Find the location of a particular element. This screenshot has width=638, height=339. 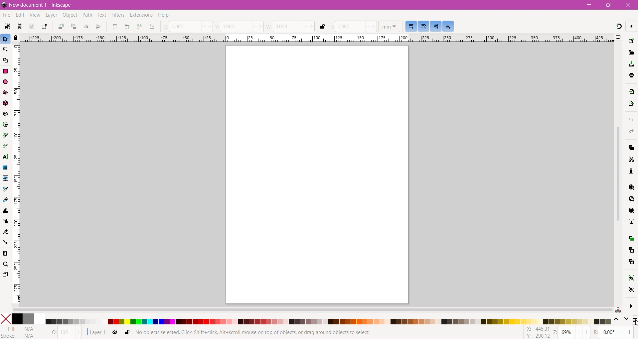

Vertical Scroll Bar is located at coordinates (616, 173).